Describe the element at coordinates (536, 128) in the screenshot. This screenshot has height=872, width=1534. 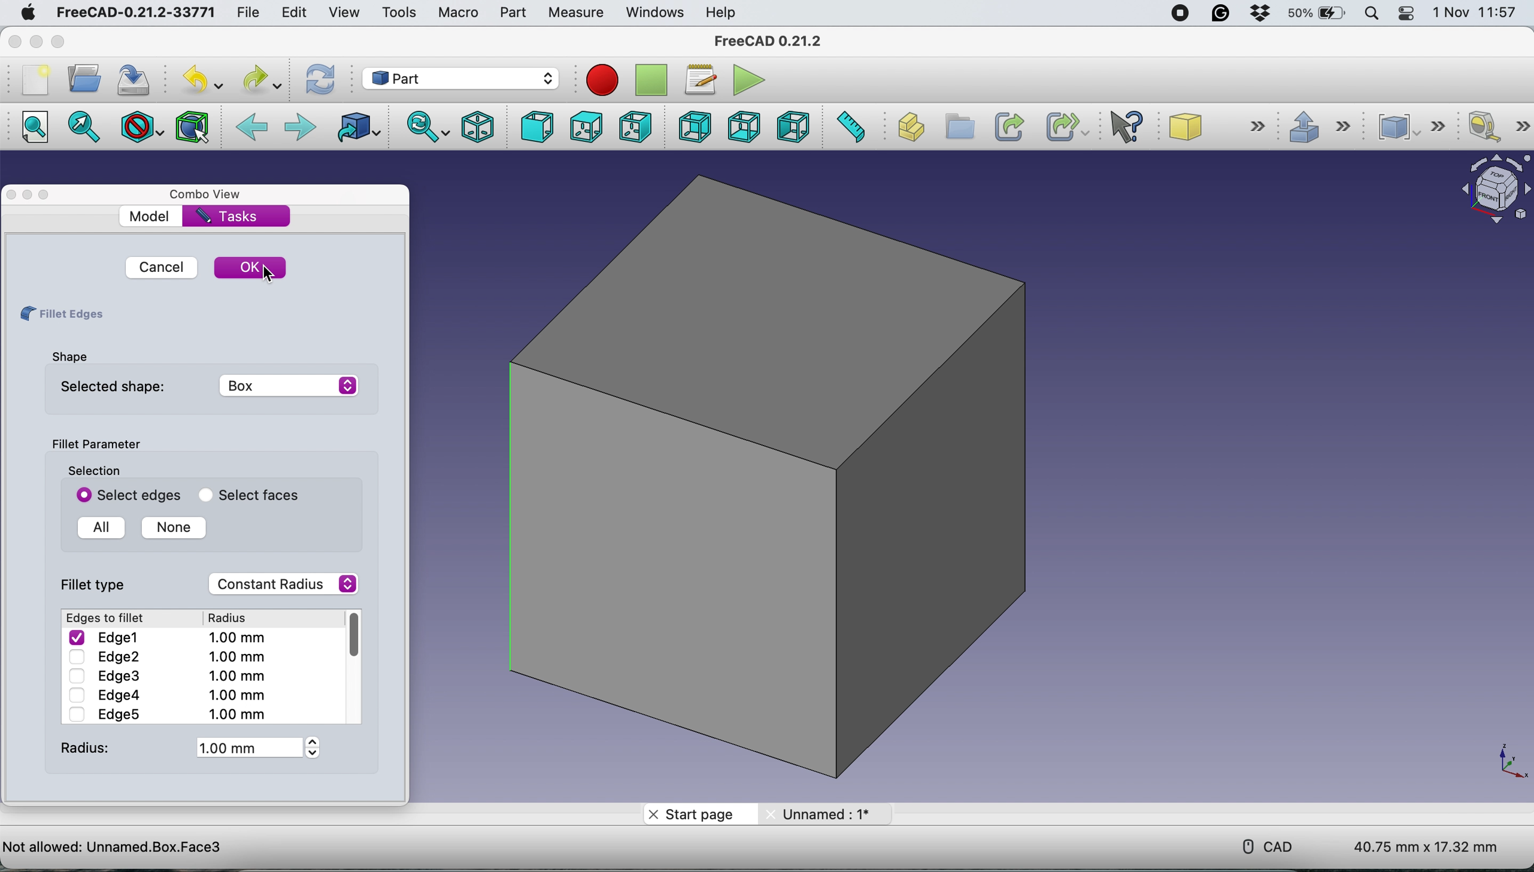
I see `front` at that location.